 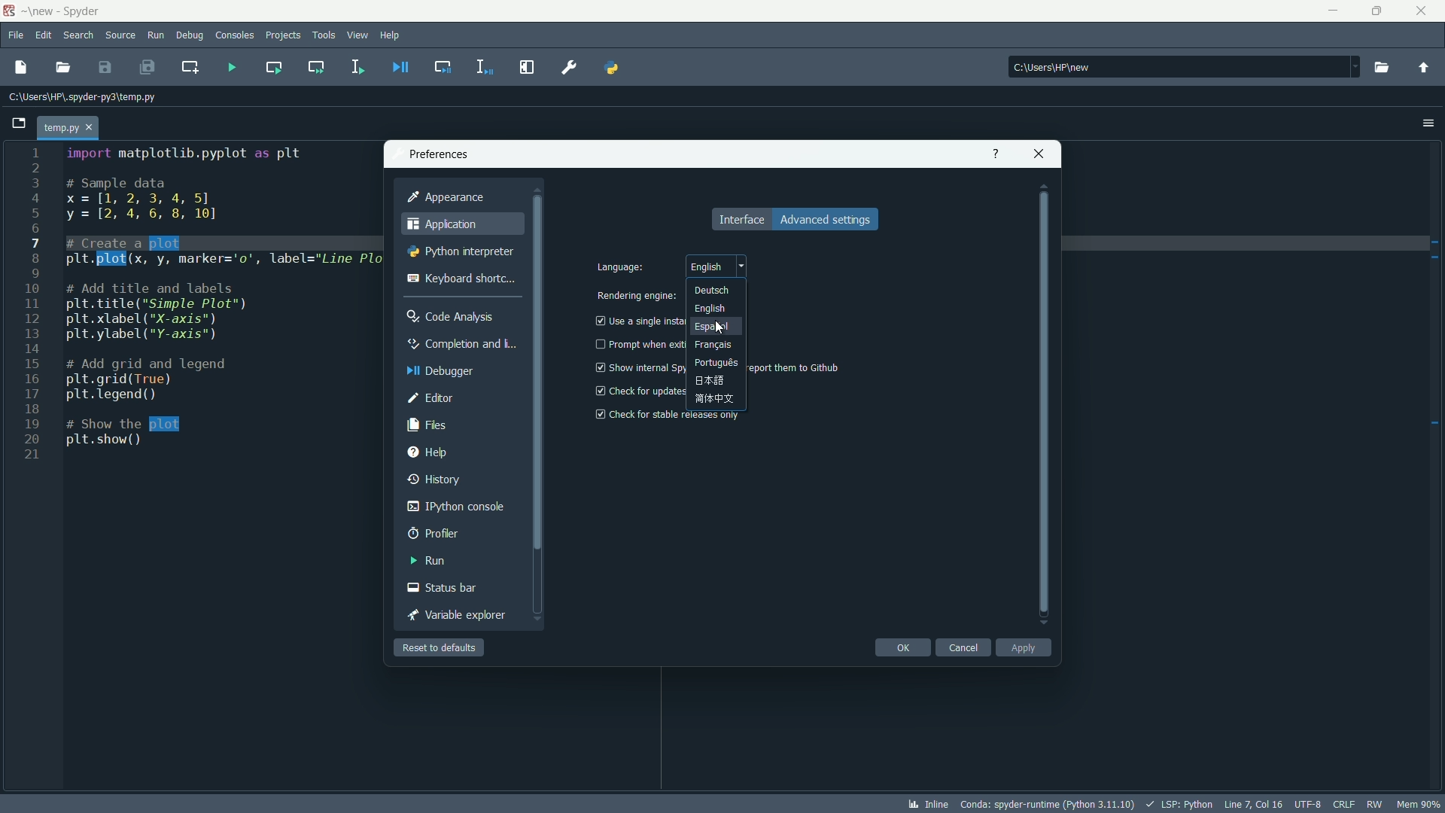 What do you see at coordinates (1381, 67) in the screenshot?
I see `browse directory` at bounding box center [1381, 67].